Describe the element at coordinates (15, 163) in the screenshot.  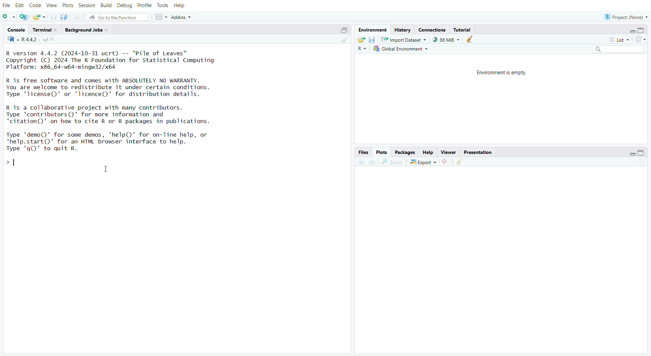
I see `text cursor` at that location.